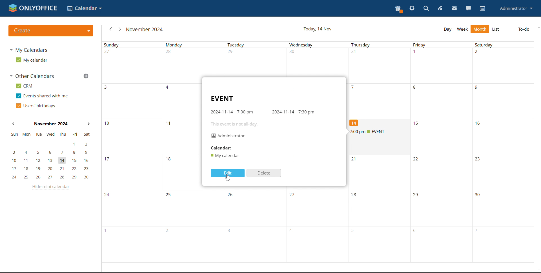  Describe the element at coordinates (119, 29) in the screenshot. I see `next month` at that location.